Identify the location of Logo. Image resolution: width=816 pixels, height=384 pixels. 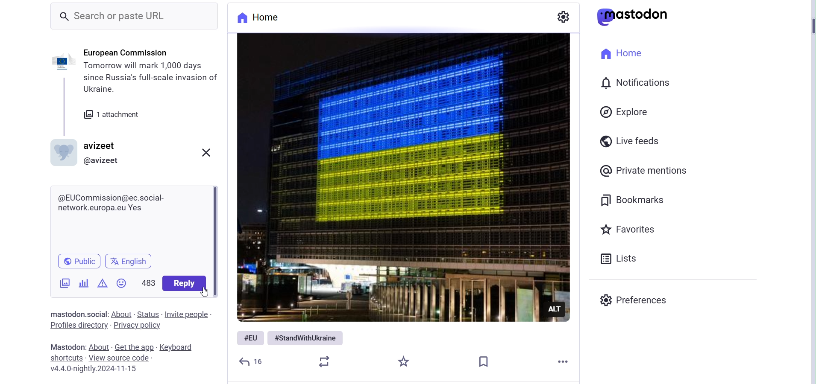
(635, 17).